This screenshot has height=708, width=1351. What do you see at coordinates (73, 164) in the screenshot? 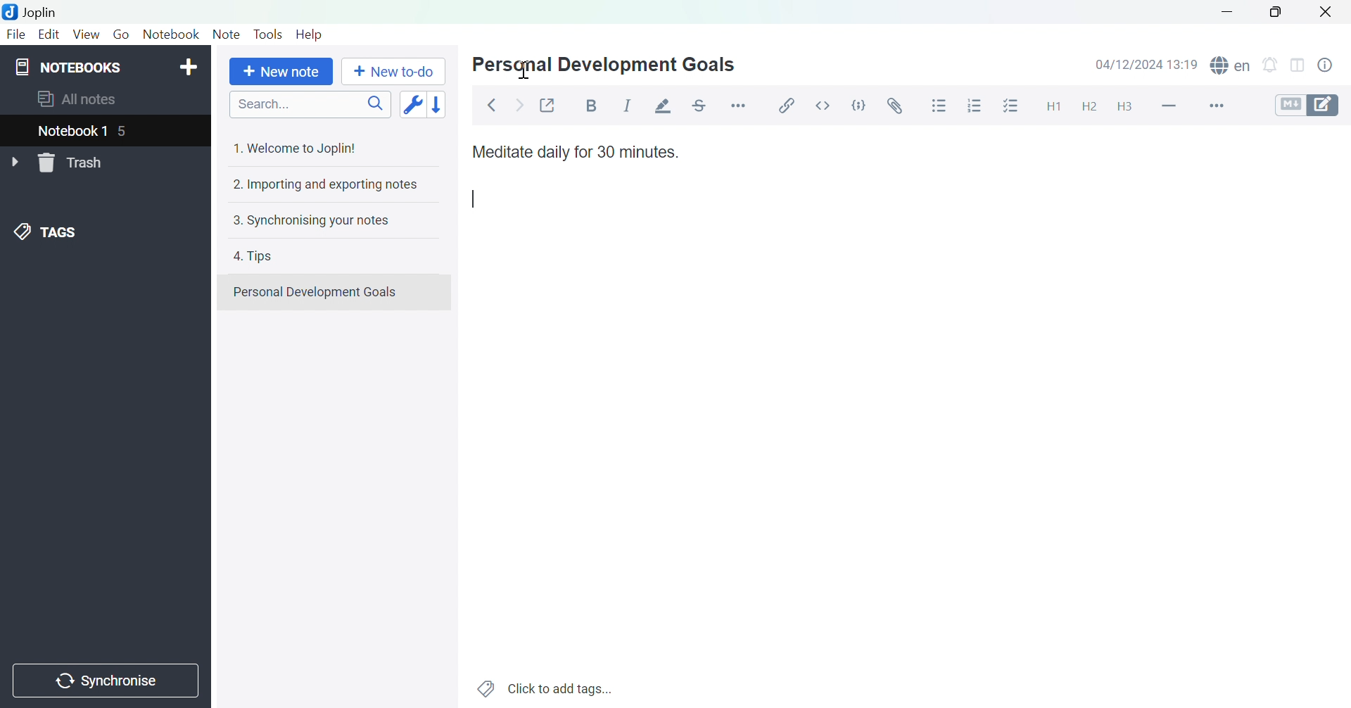
I see `Trash` at bounding box center [73, 164].